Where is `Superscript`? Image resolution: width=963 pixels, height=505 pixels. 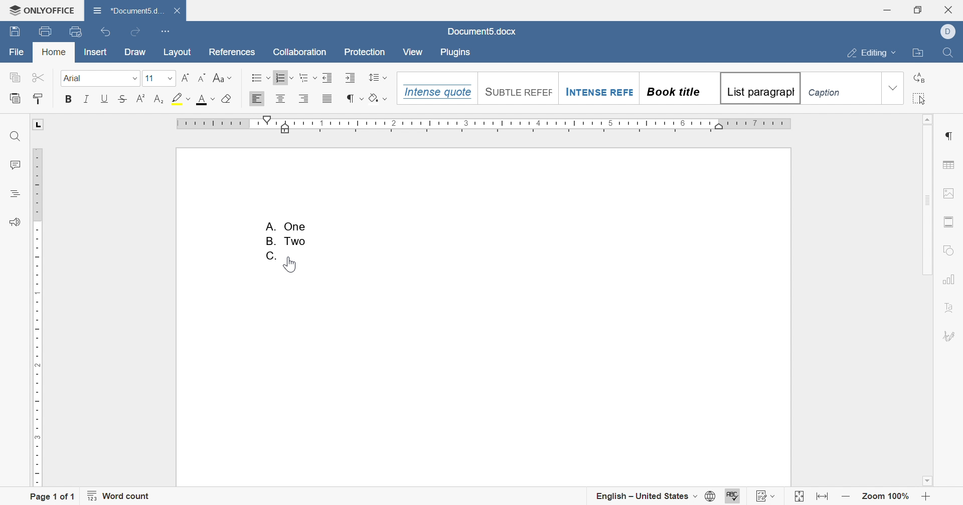 Superscript is located at coordinates (141, 98).